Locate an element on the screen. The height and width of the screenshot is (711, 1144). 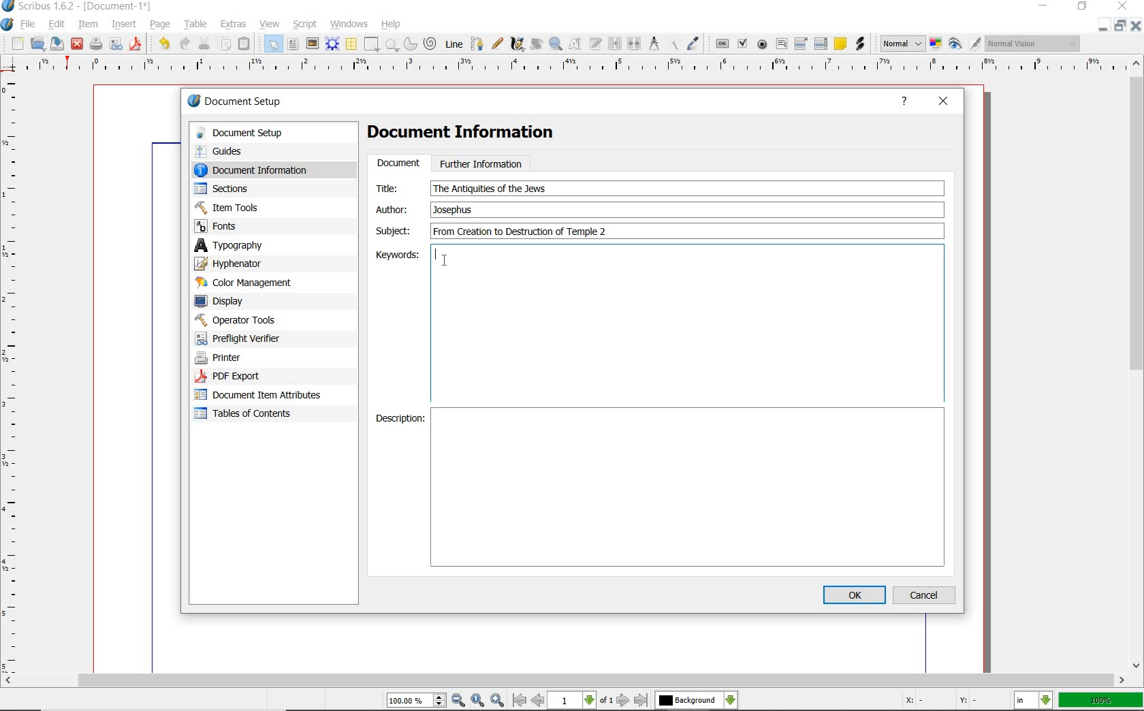
select the current layer is located at coordinates (697, 700).